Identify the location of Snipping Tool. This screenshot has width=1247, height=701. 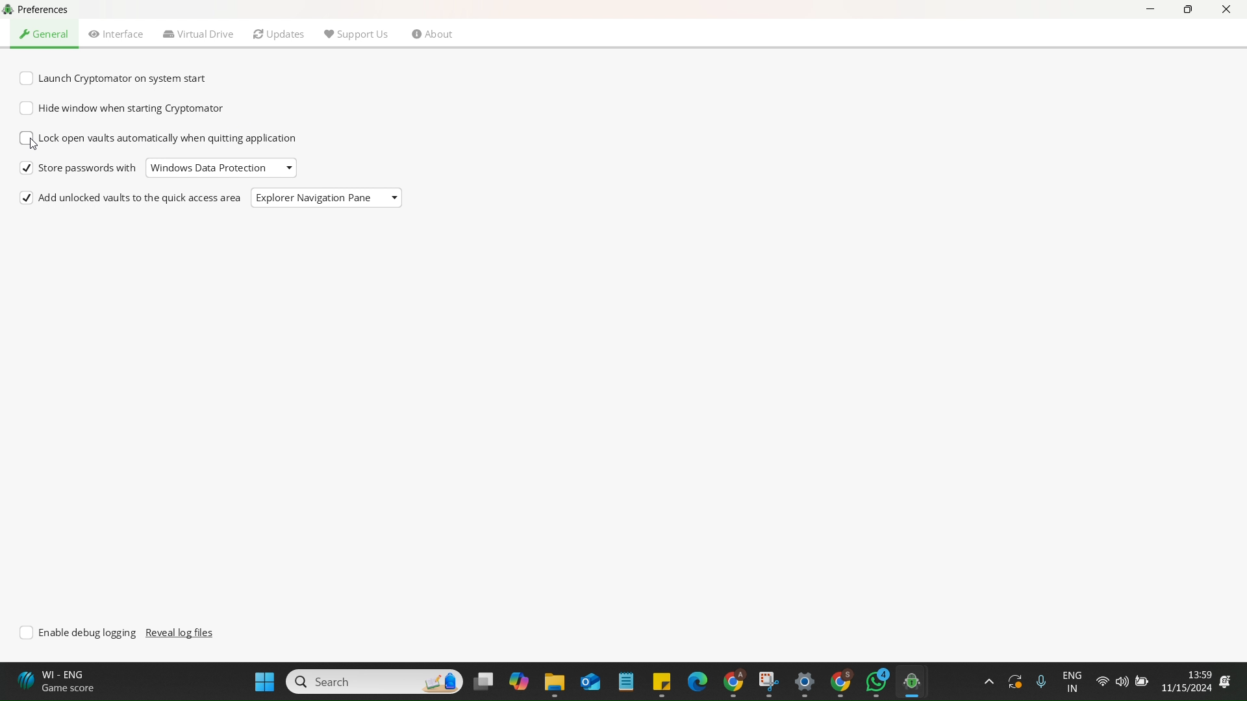
(766, 681).